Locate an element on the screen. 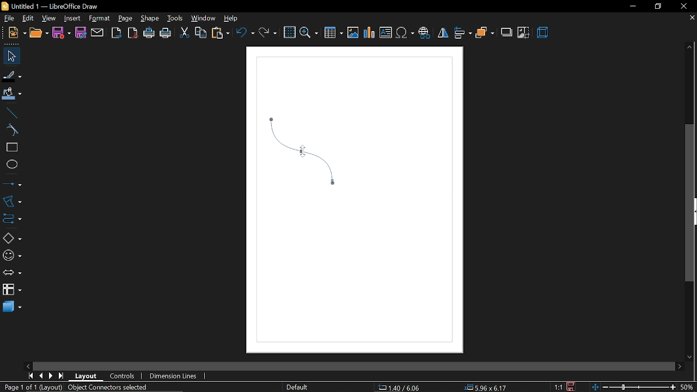  Default is located at coordinates (297, 388).